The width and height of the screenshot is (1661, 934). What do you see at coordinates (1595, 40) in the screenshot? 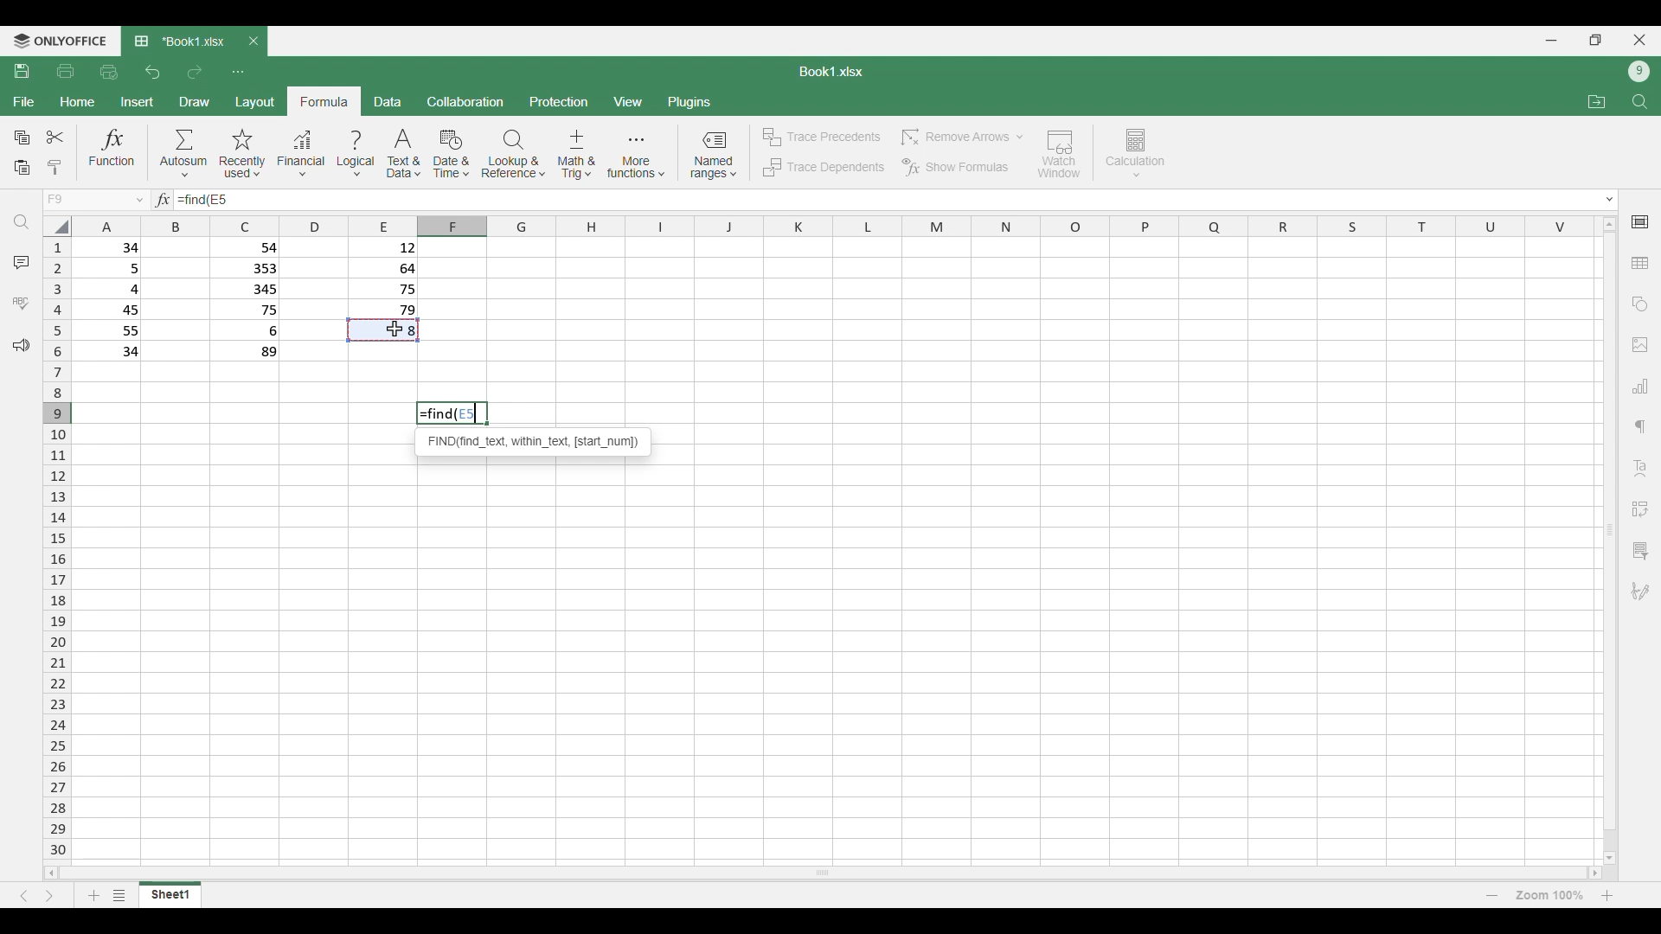
I see `Show in smaller tab` at bounding box center [1595, 40].